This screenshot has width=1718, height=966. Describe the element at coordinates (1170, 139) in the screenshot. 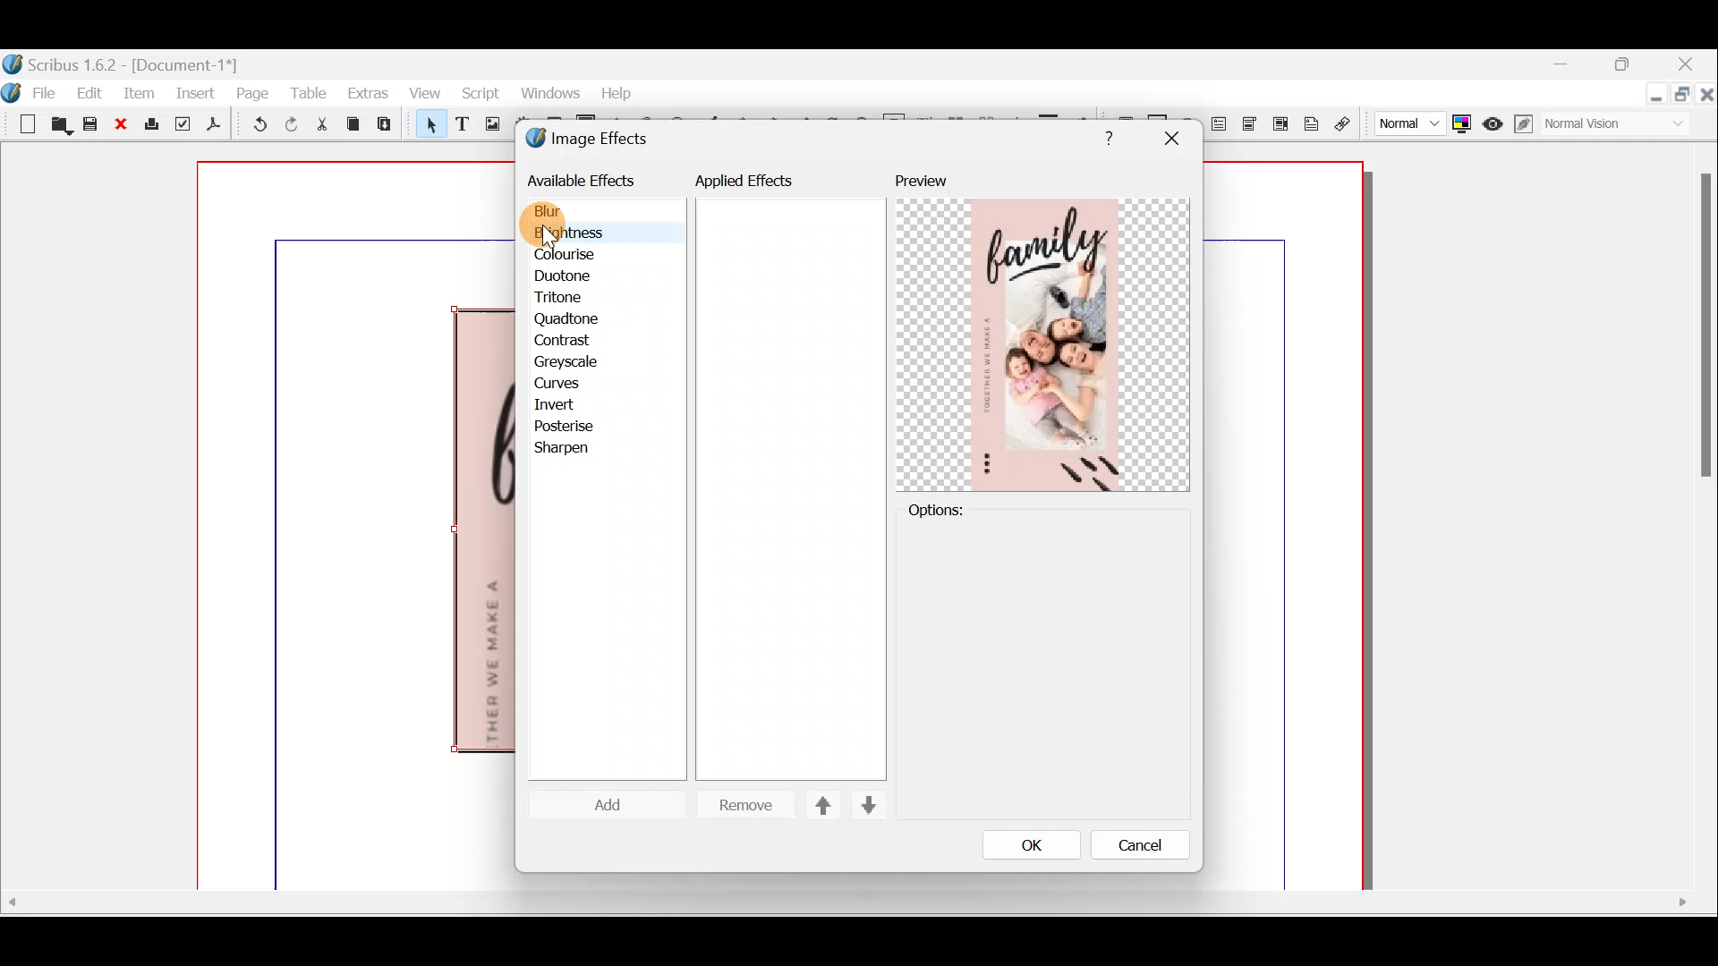

I see `` at that location.